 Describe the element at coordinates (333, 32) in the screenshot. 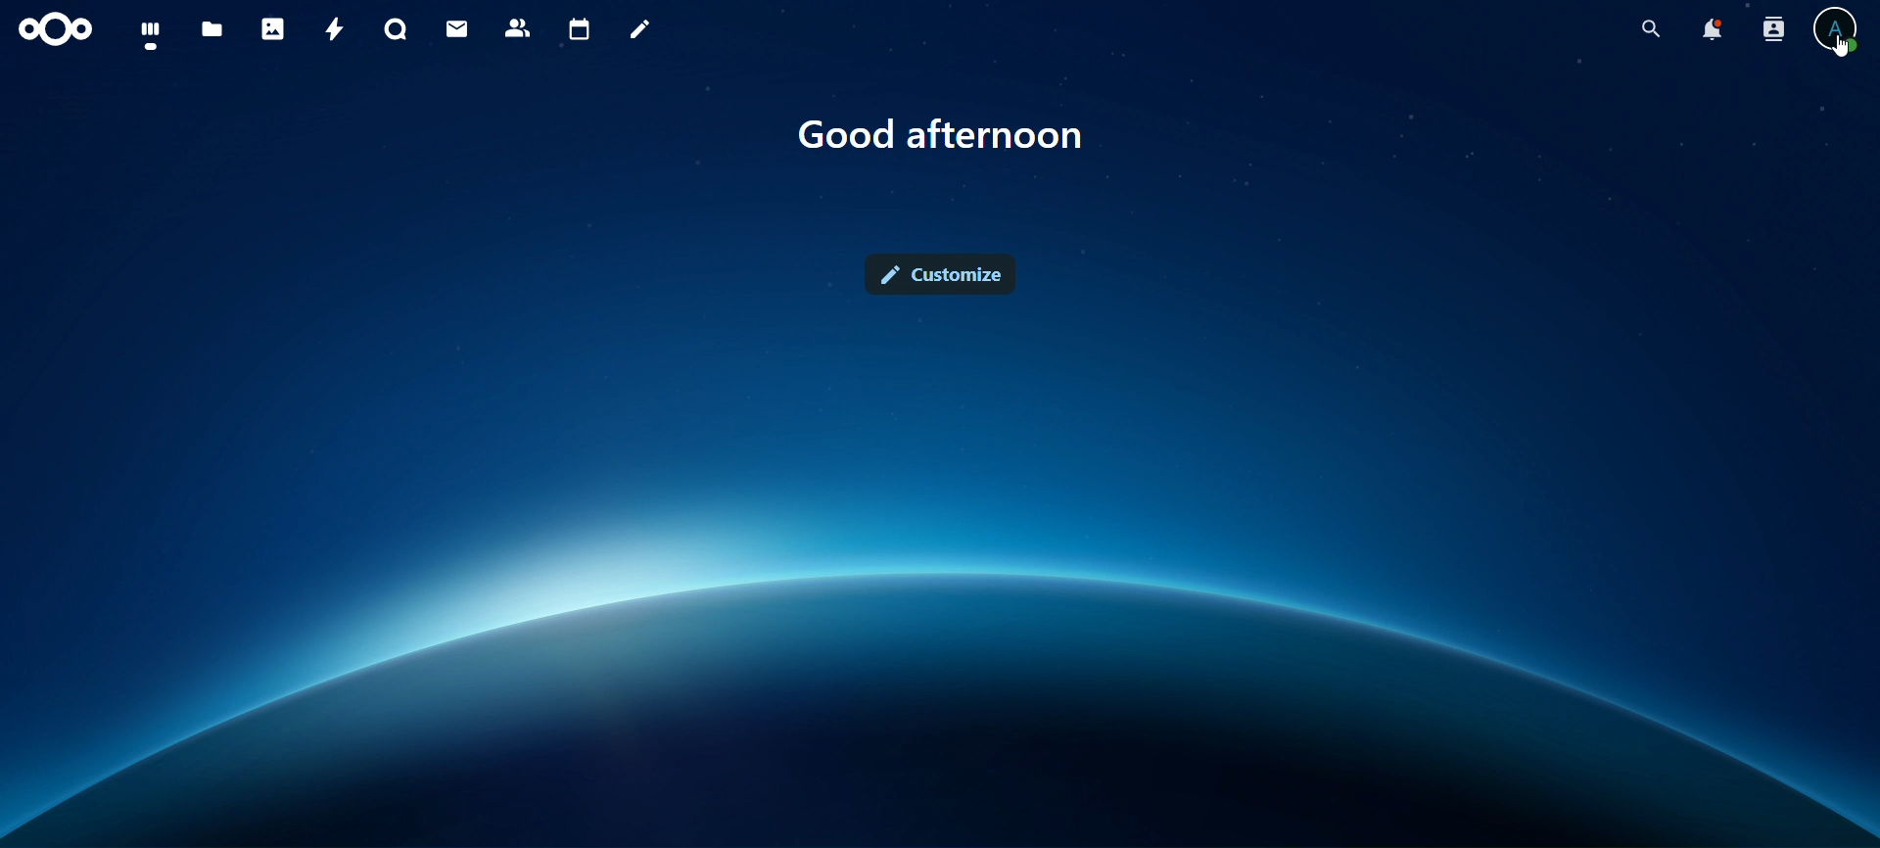

I see `activity` at that location.